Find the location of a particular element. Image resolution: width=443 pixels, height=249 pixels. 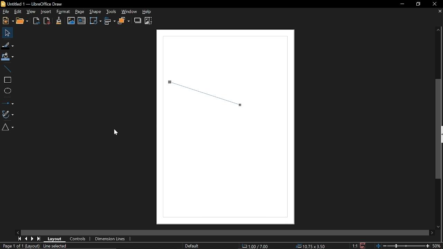

rectangle is located at coordinates (7, 80).